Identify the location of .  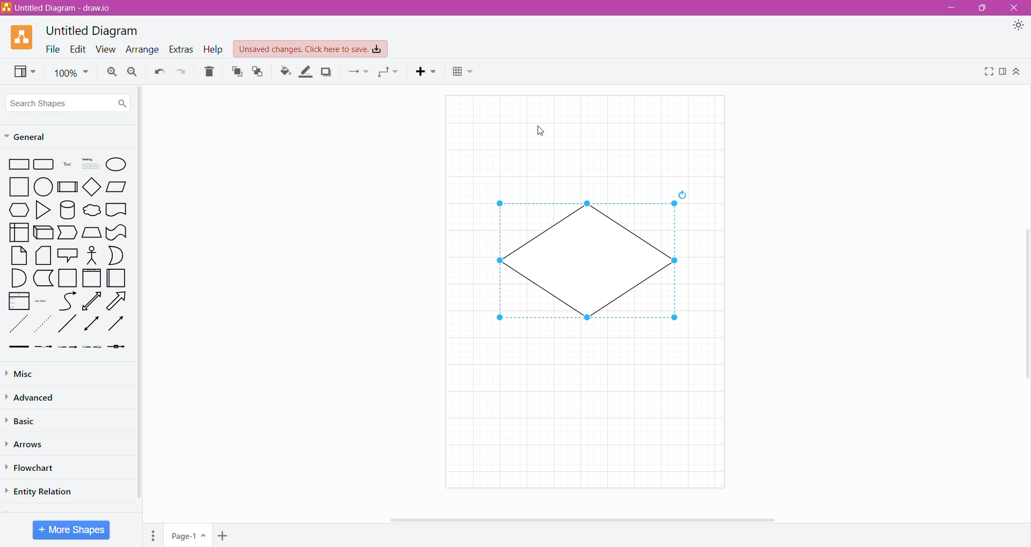
(188, 536).